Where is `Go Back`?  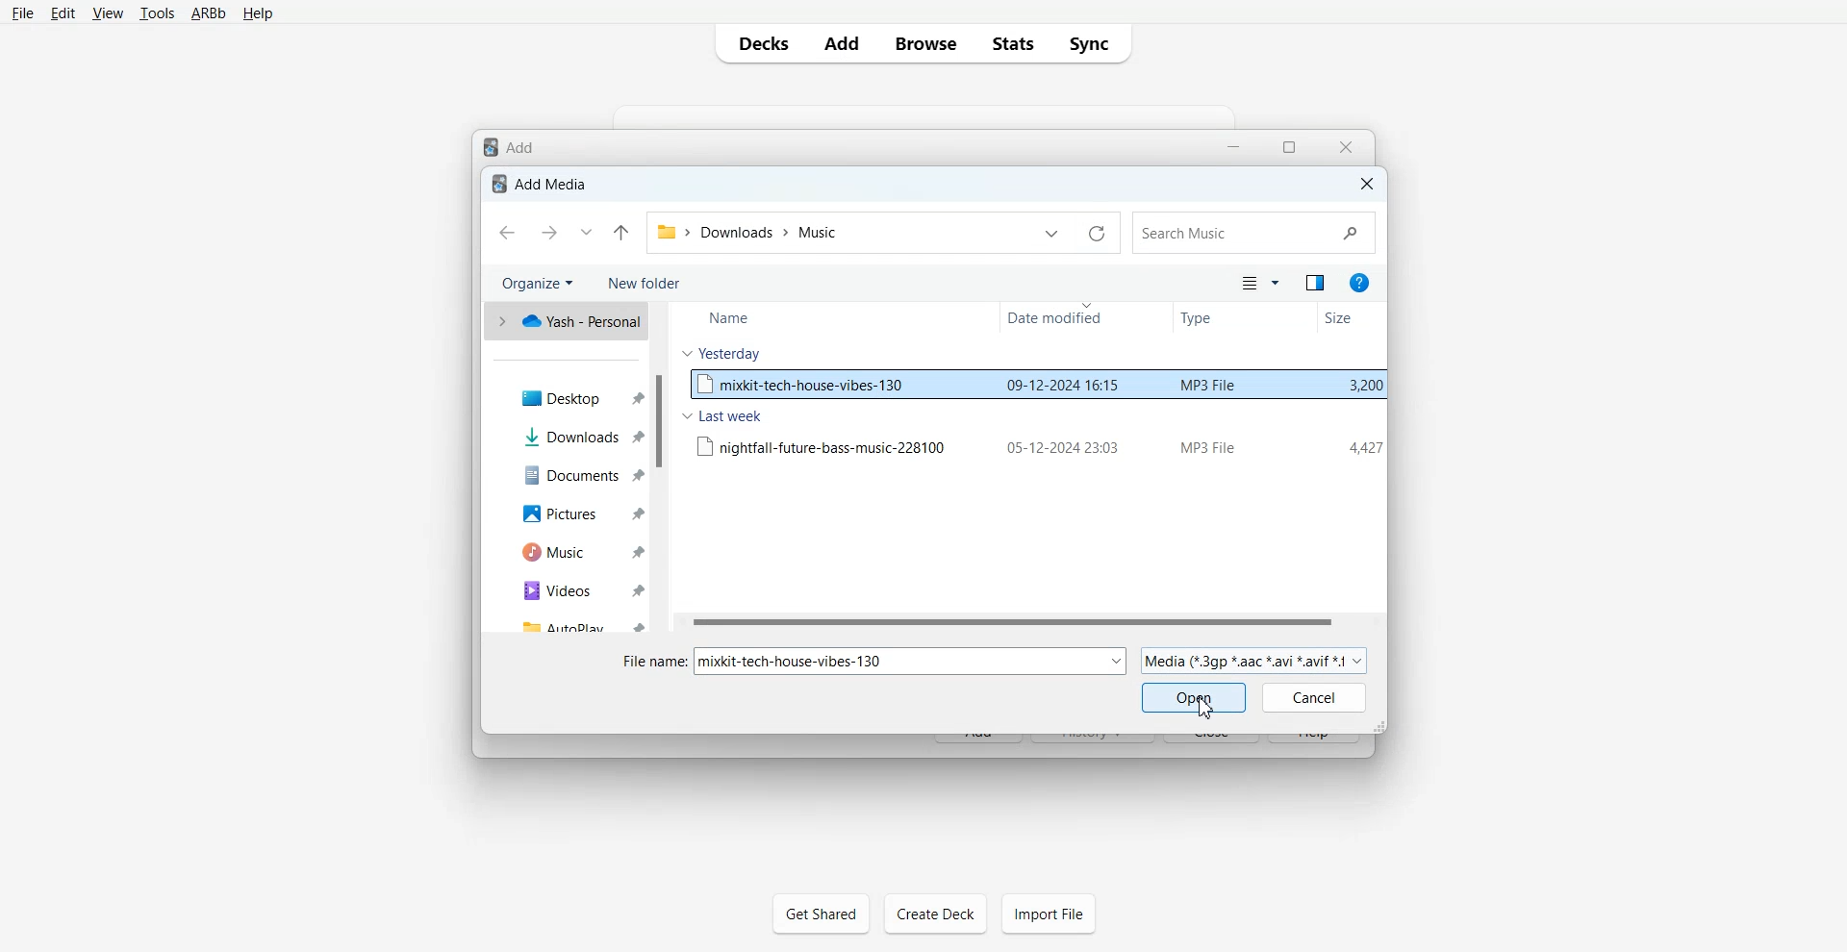
Go Back is located at coordinates (509, 233).